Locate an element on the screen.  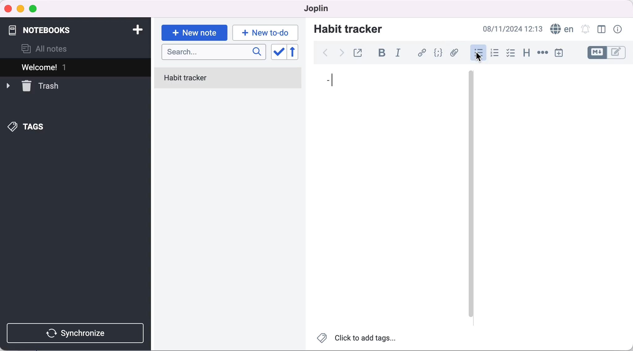
toggle editors is located at coordinates (608, 53).